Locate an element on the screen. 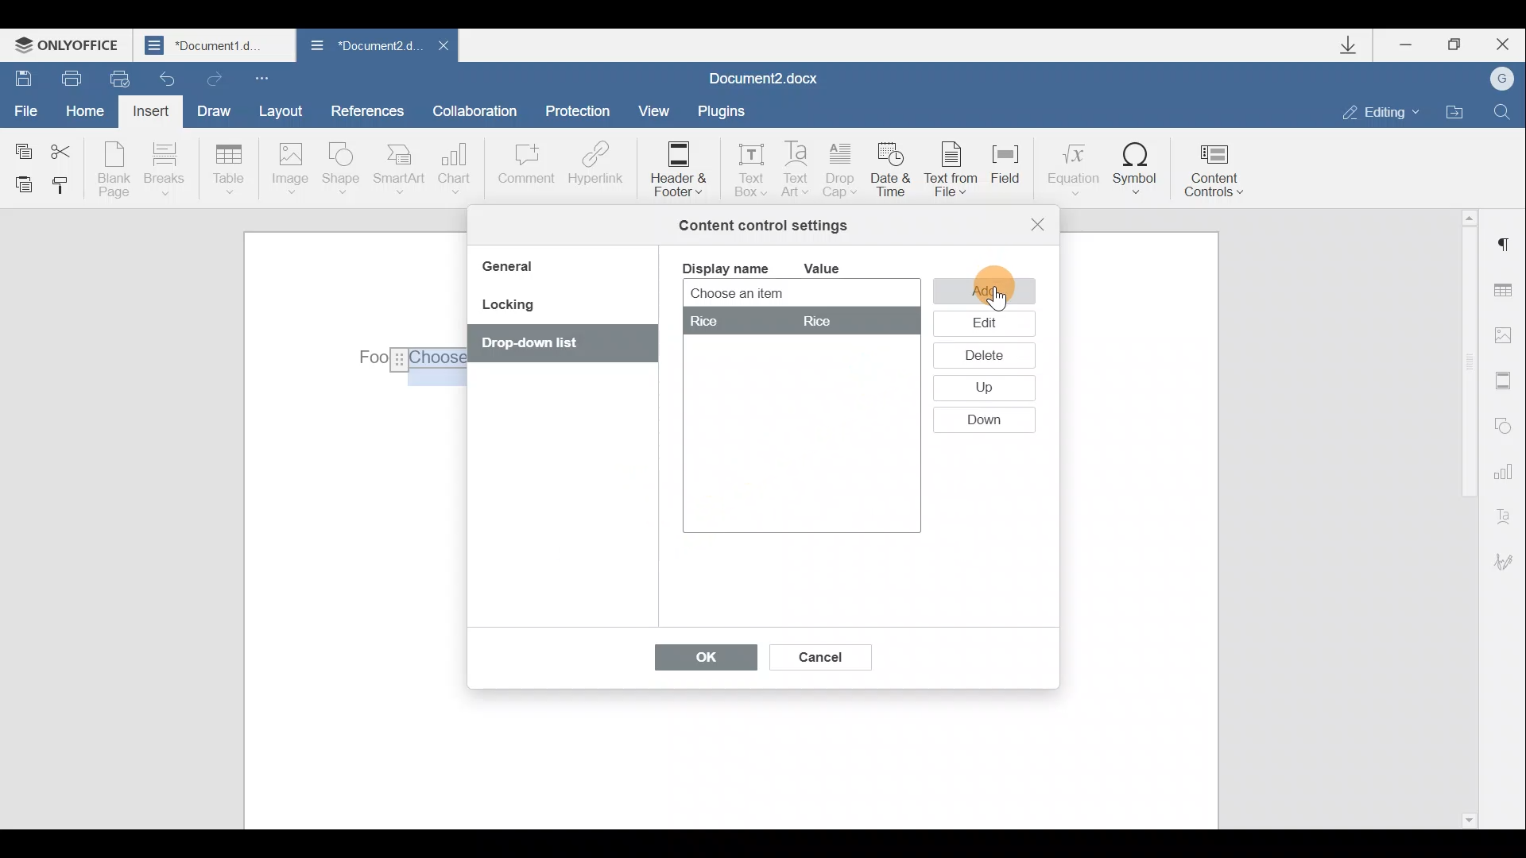  Text box is located at coordinates (746, 165).